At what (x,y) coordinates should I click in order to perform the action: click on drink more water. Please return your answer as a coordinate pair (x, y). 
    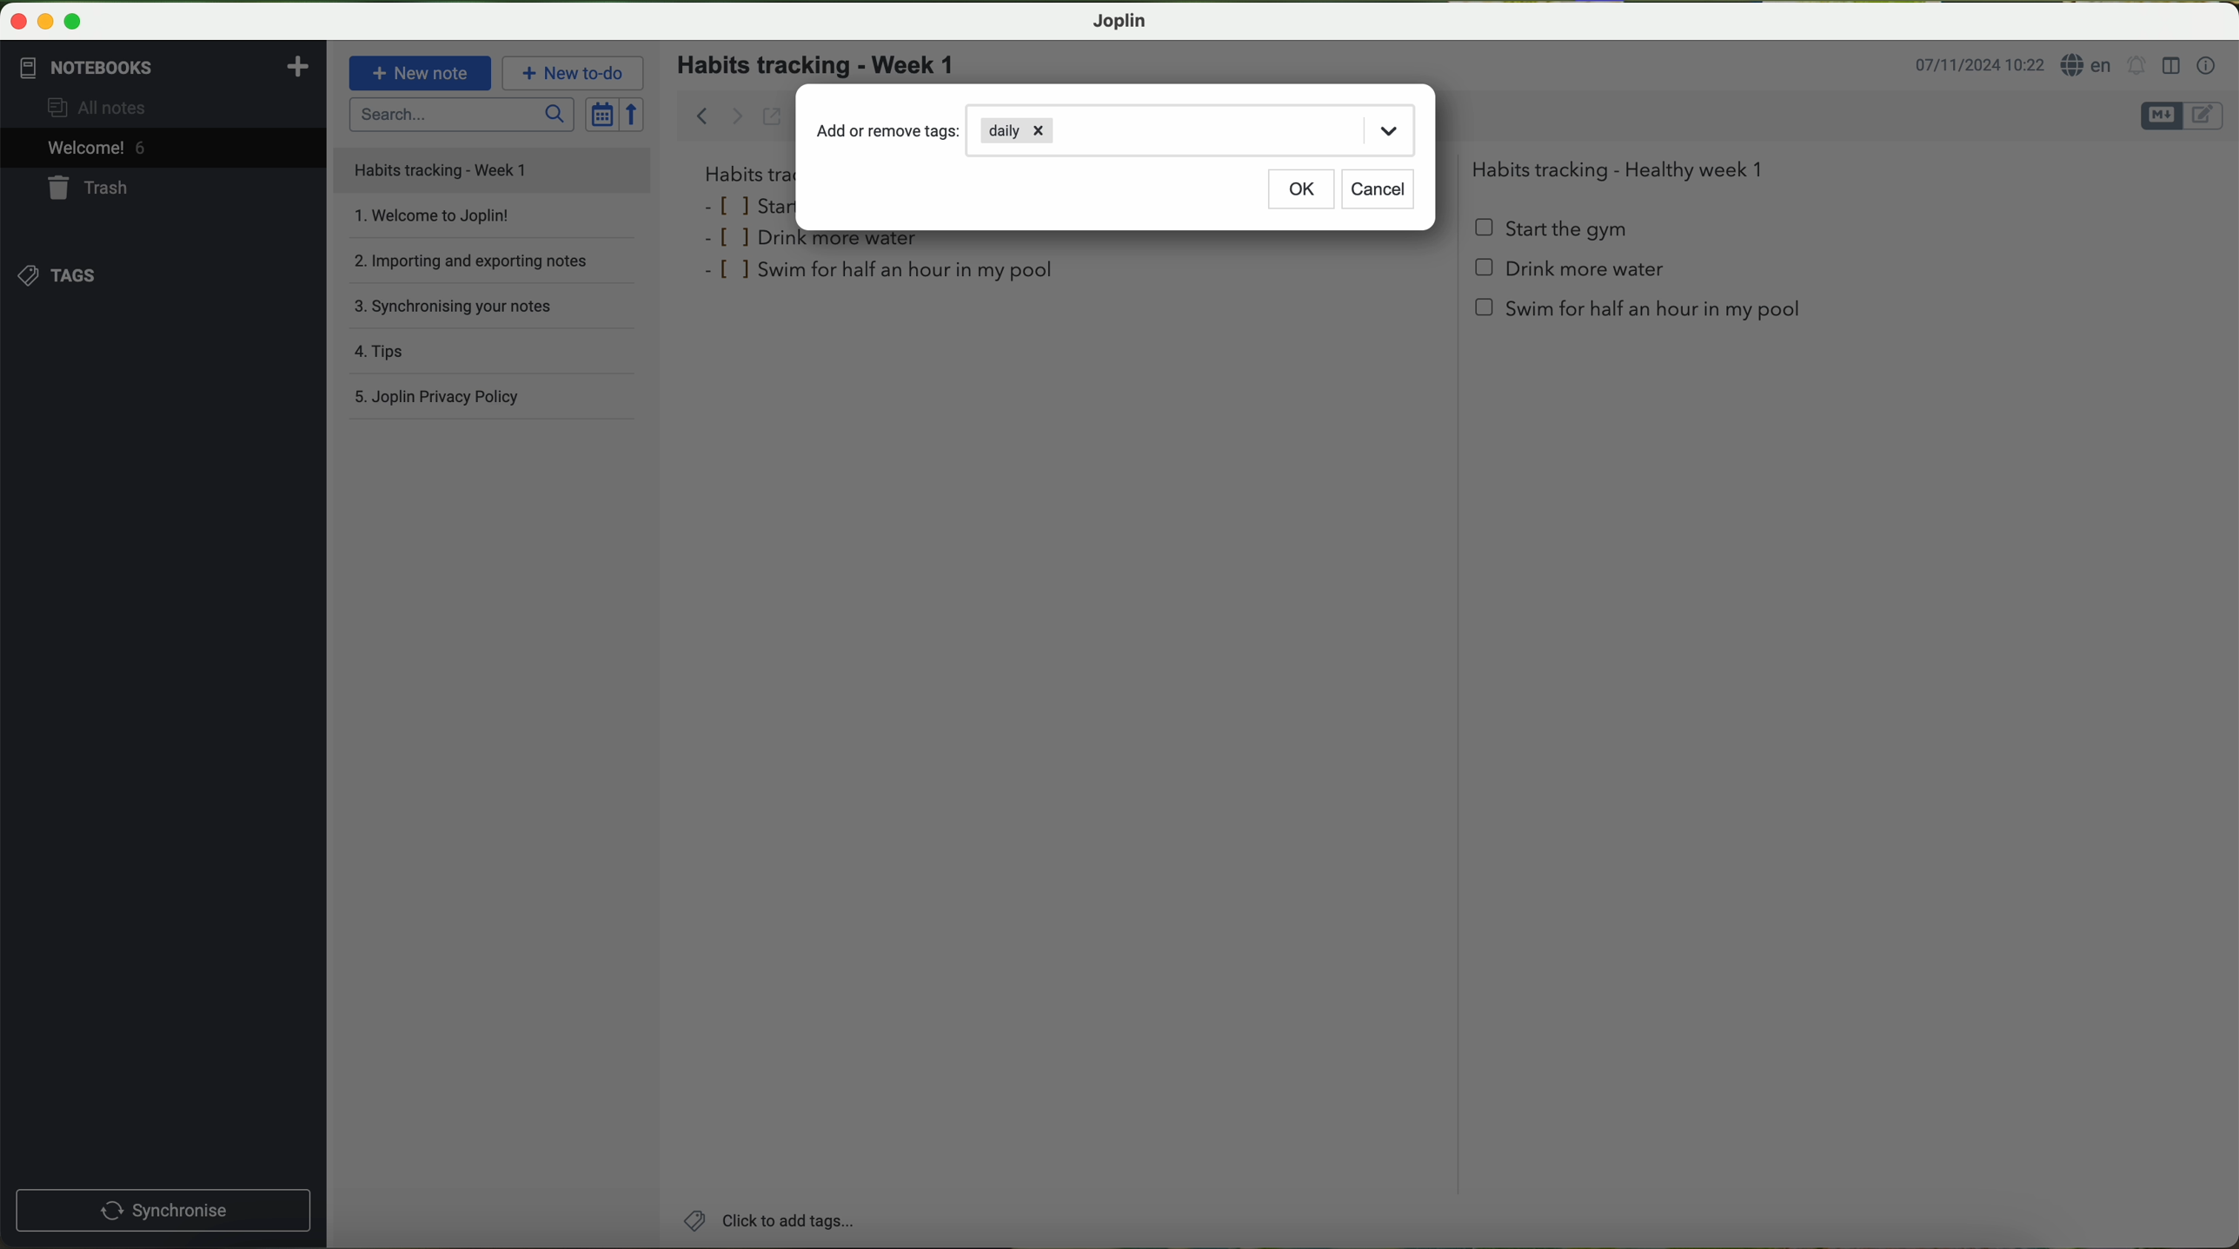
    Looking at the image, I should click on (820, 242).